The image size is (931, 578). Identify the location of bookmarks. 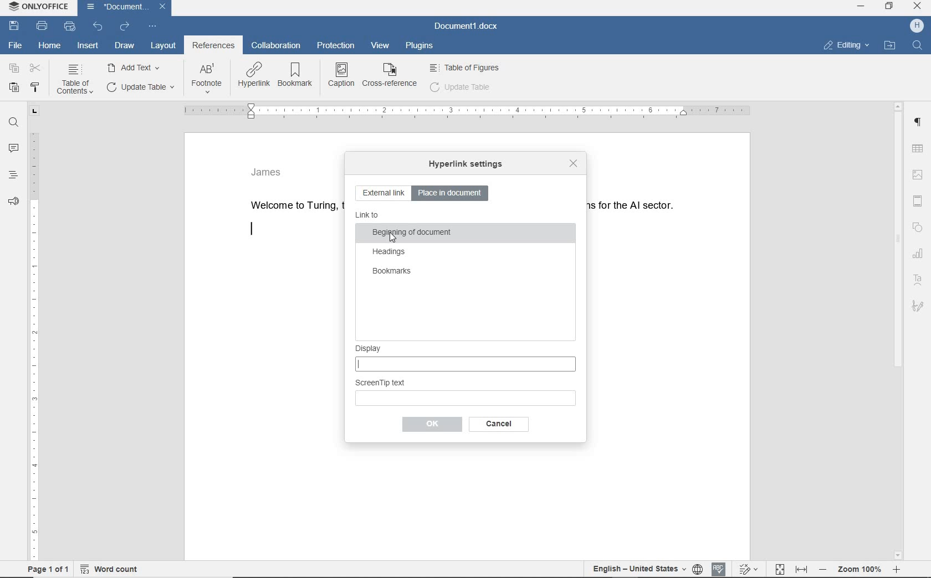
(391, 272).